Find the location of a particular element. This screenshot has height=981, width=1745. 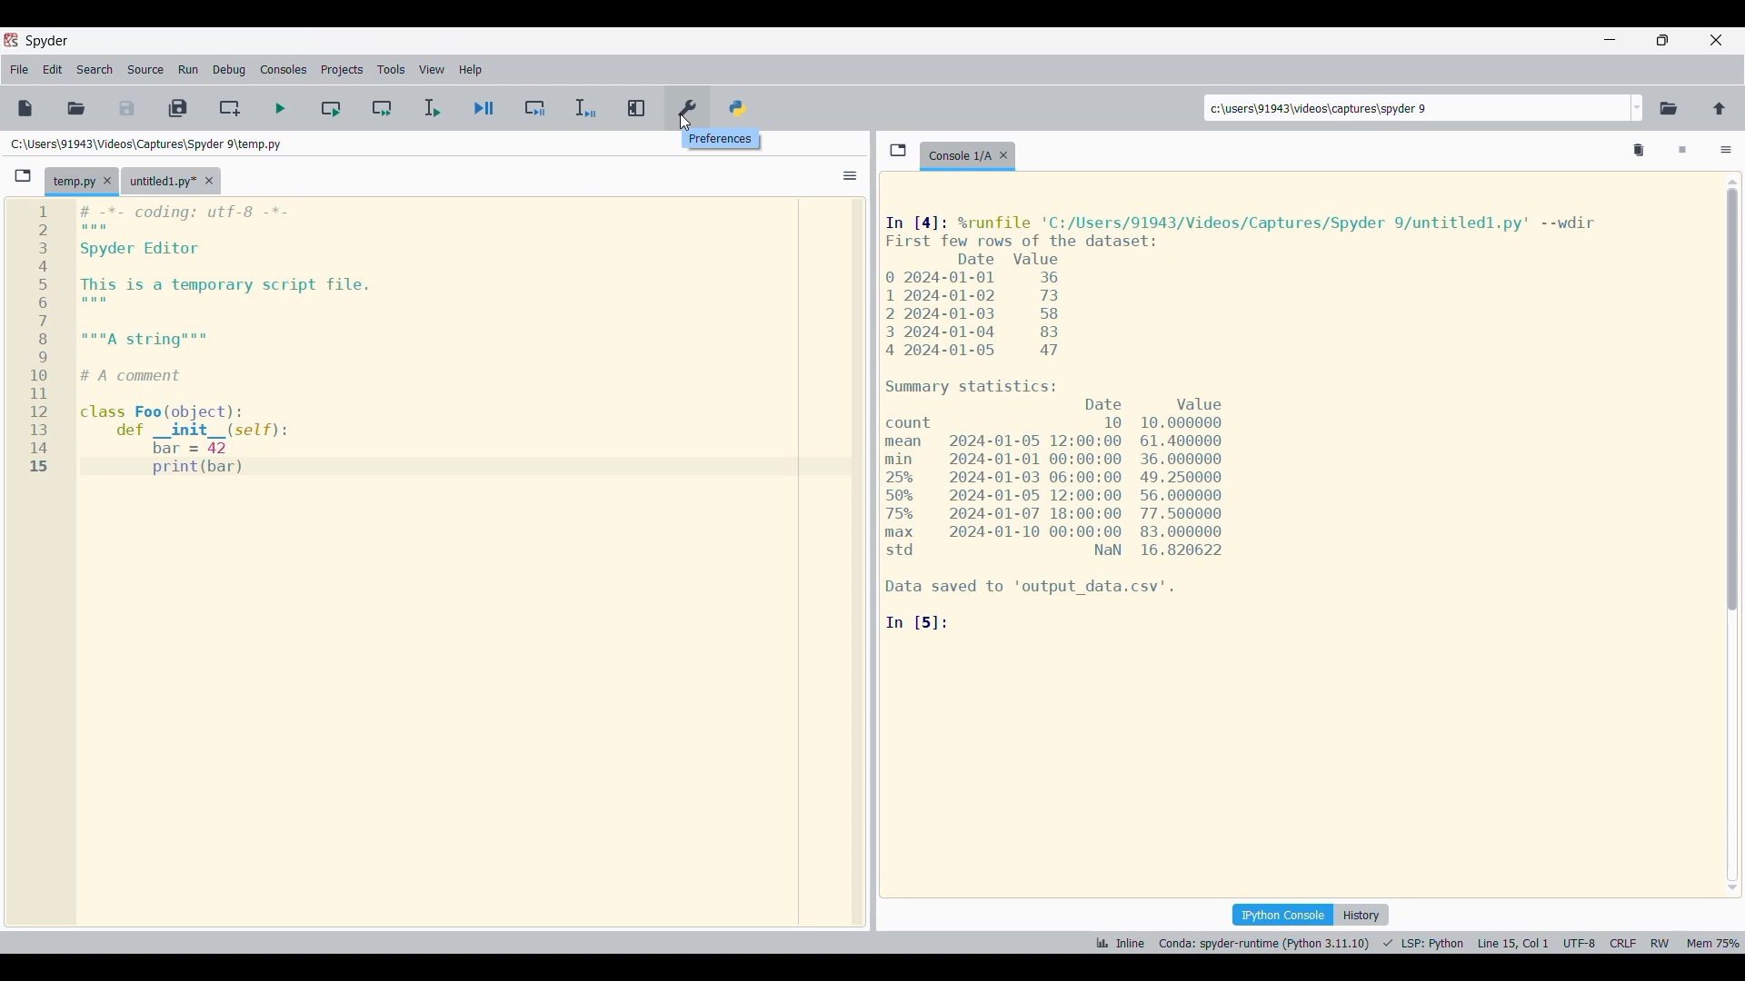

Help menu is located at coordinates (472, 70).